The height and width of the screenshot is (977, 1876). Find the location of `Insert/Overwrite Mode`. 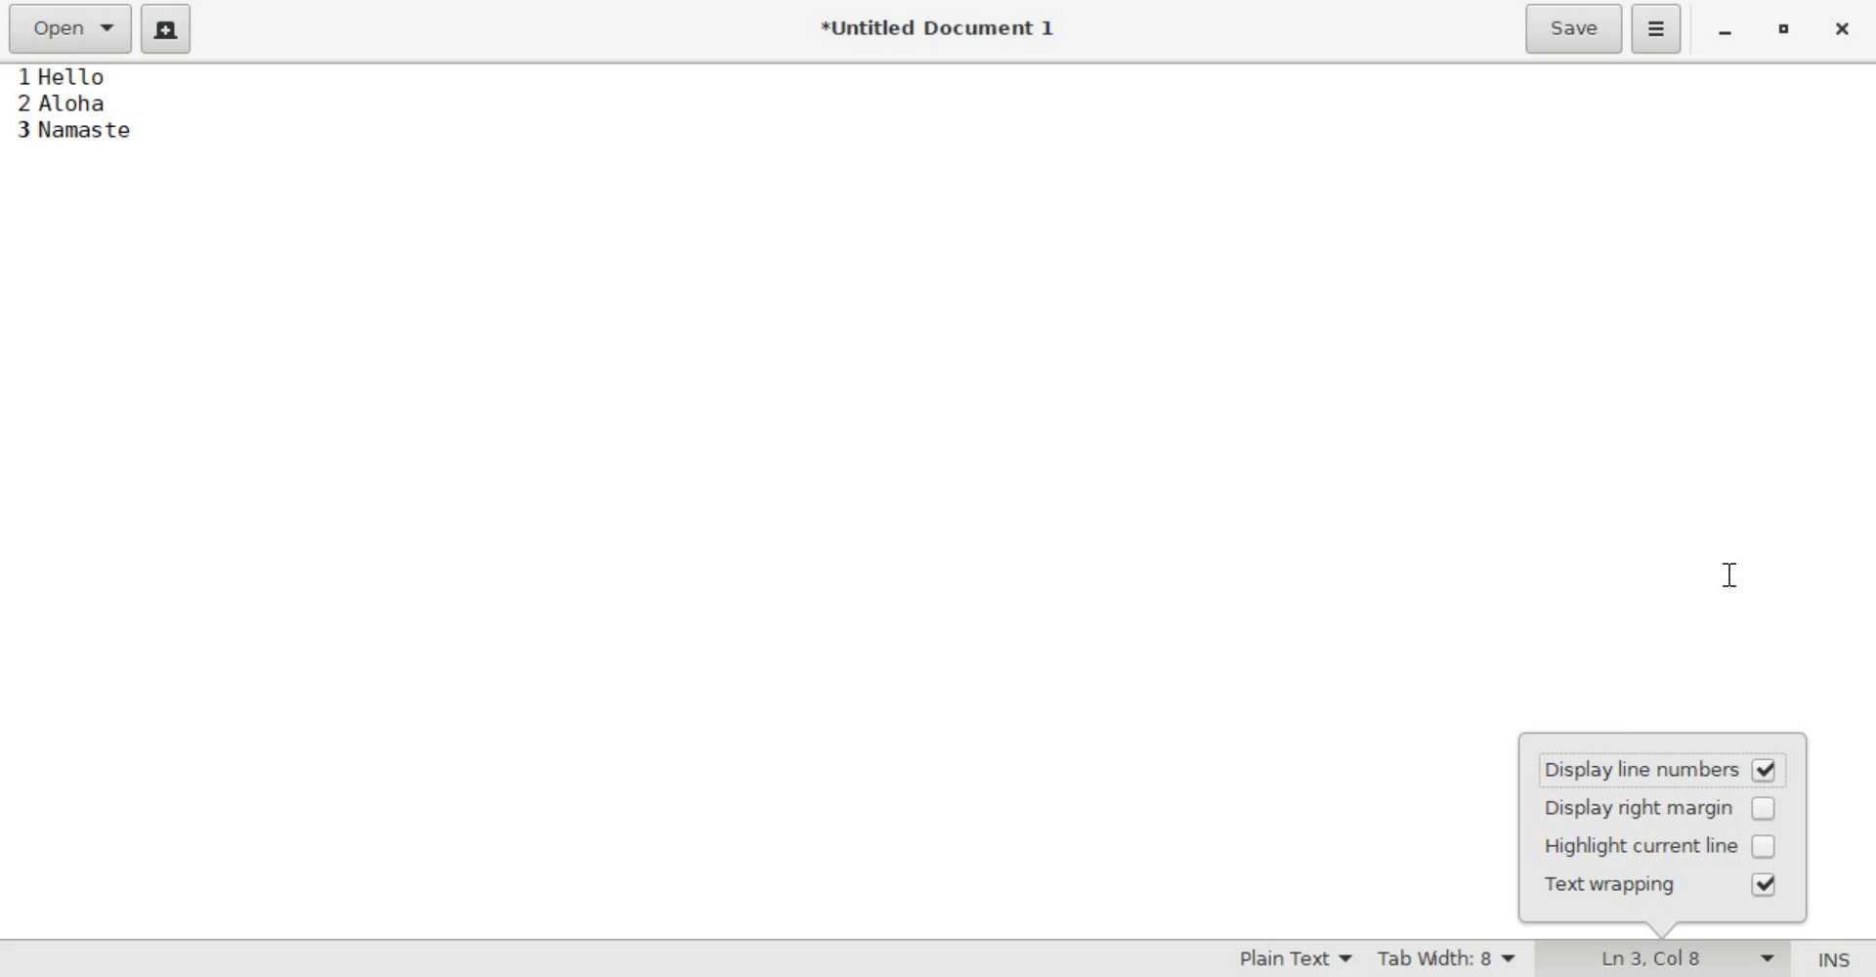

Insert/Overwrite Mode is located at coordinates (1834, 957).